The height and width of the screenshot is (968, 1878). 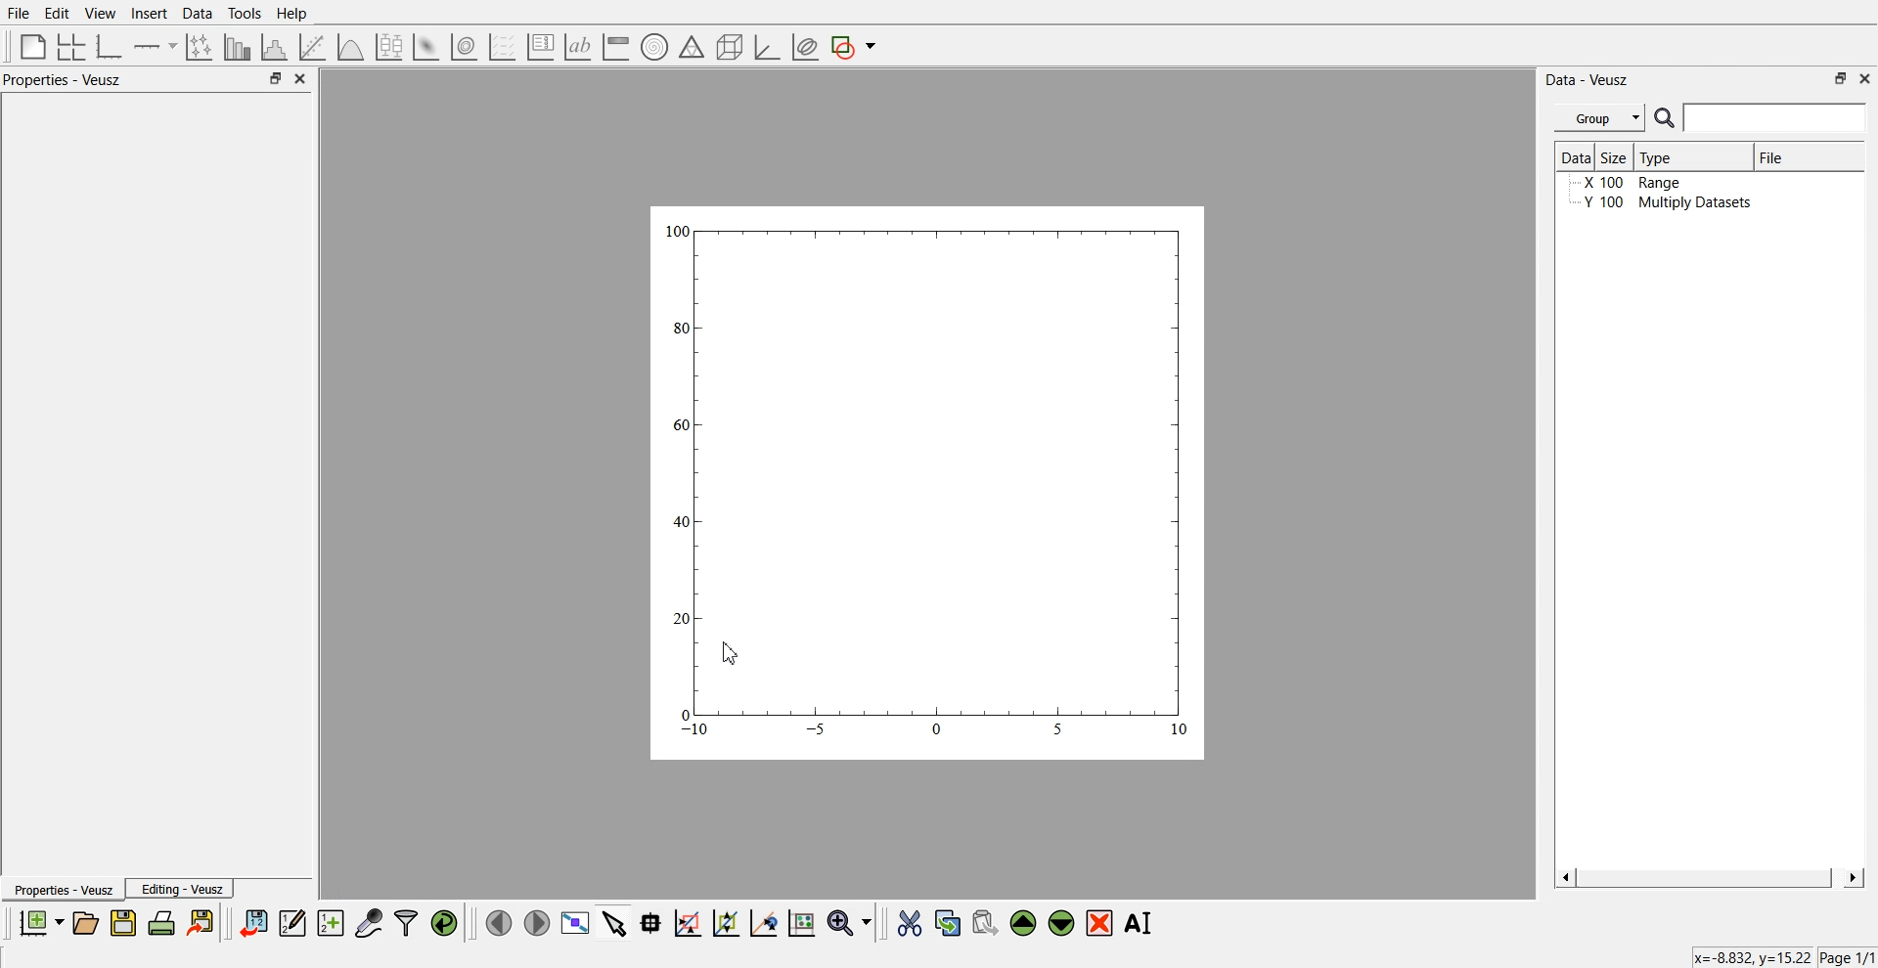 I want to click on Insert, so click(x=147, y=14).